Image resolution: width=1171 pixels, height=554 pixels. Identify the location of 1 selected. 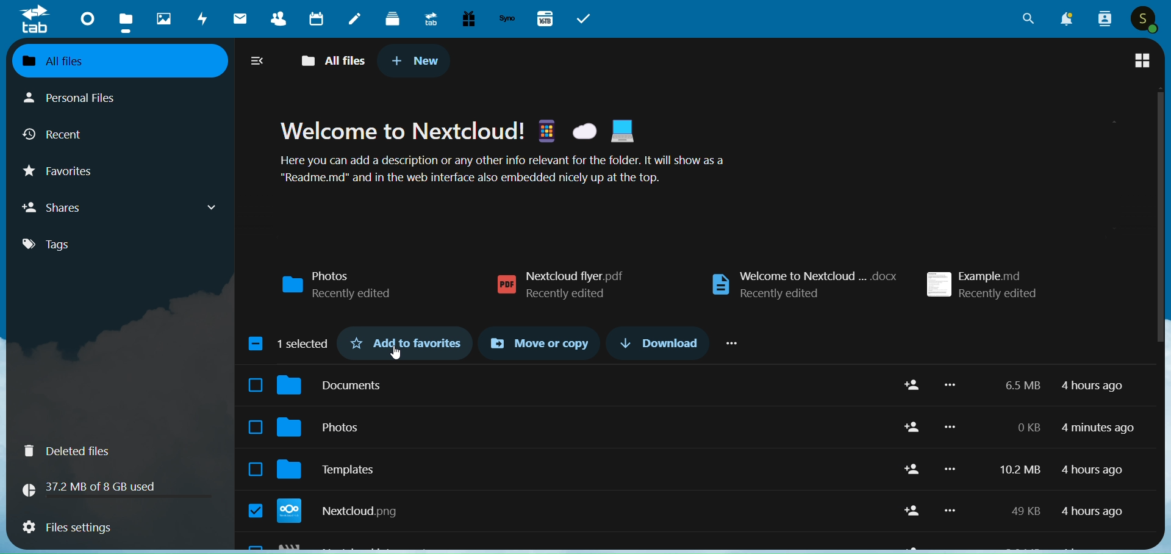
(289, 344).